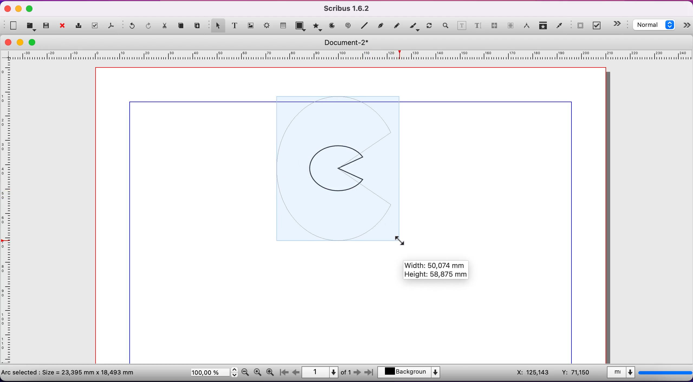 The image size is (693, 382). Describe the element at coordinates (8, 215) in the screenshot. I see `vertical measures` at that location.